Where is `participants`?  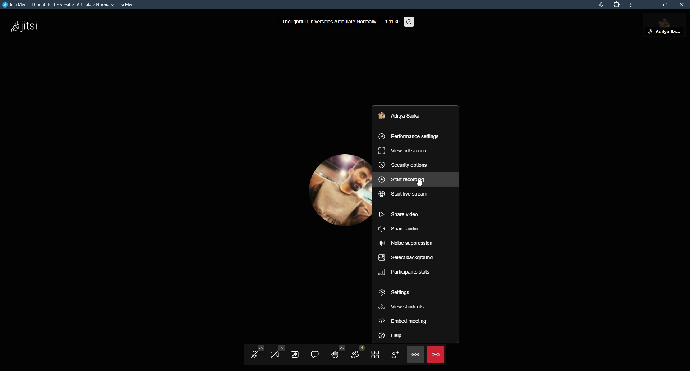 participants is located at coordinates (355, 354).